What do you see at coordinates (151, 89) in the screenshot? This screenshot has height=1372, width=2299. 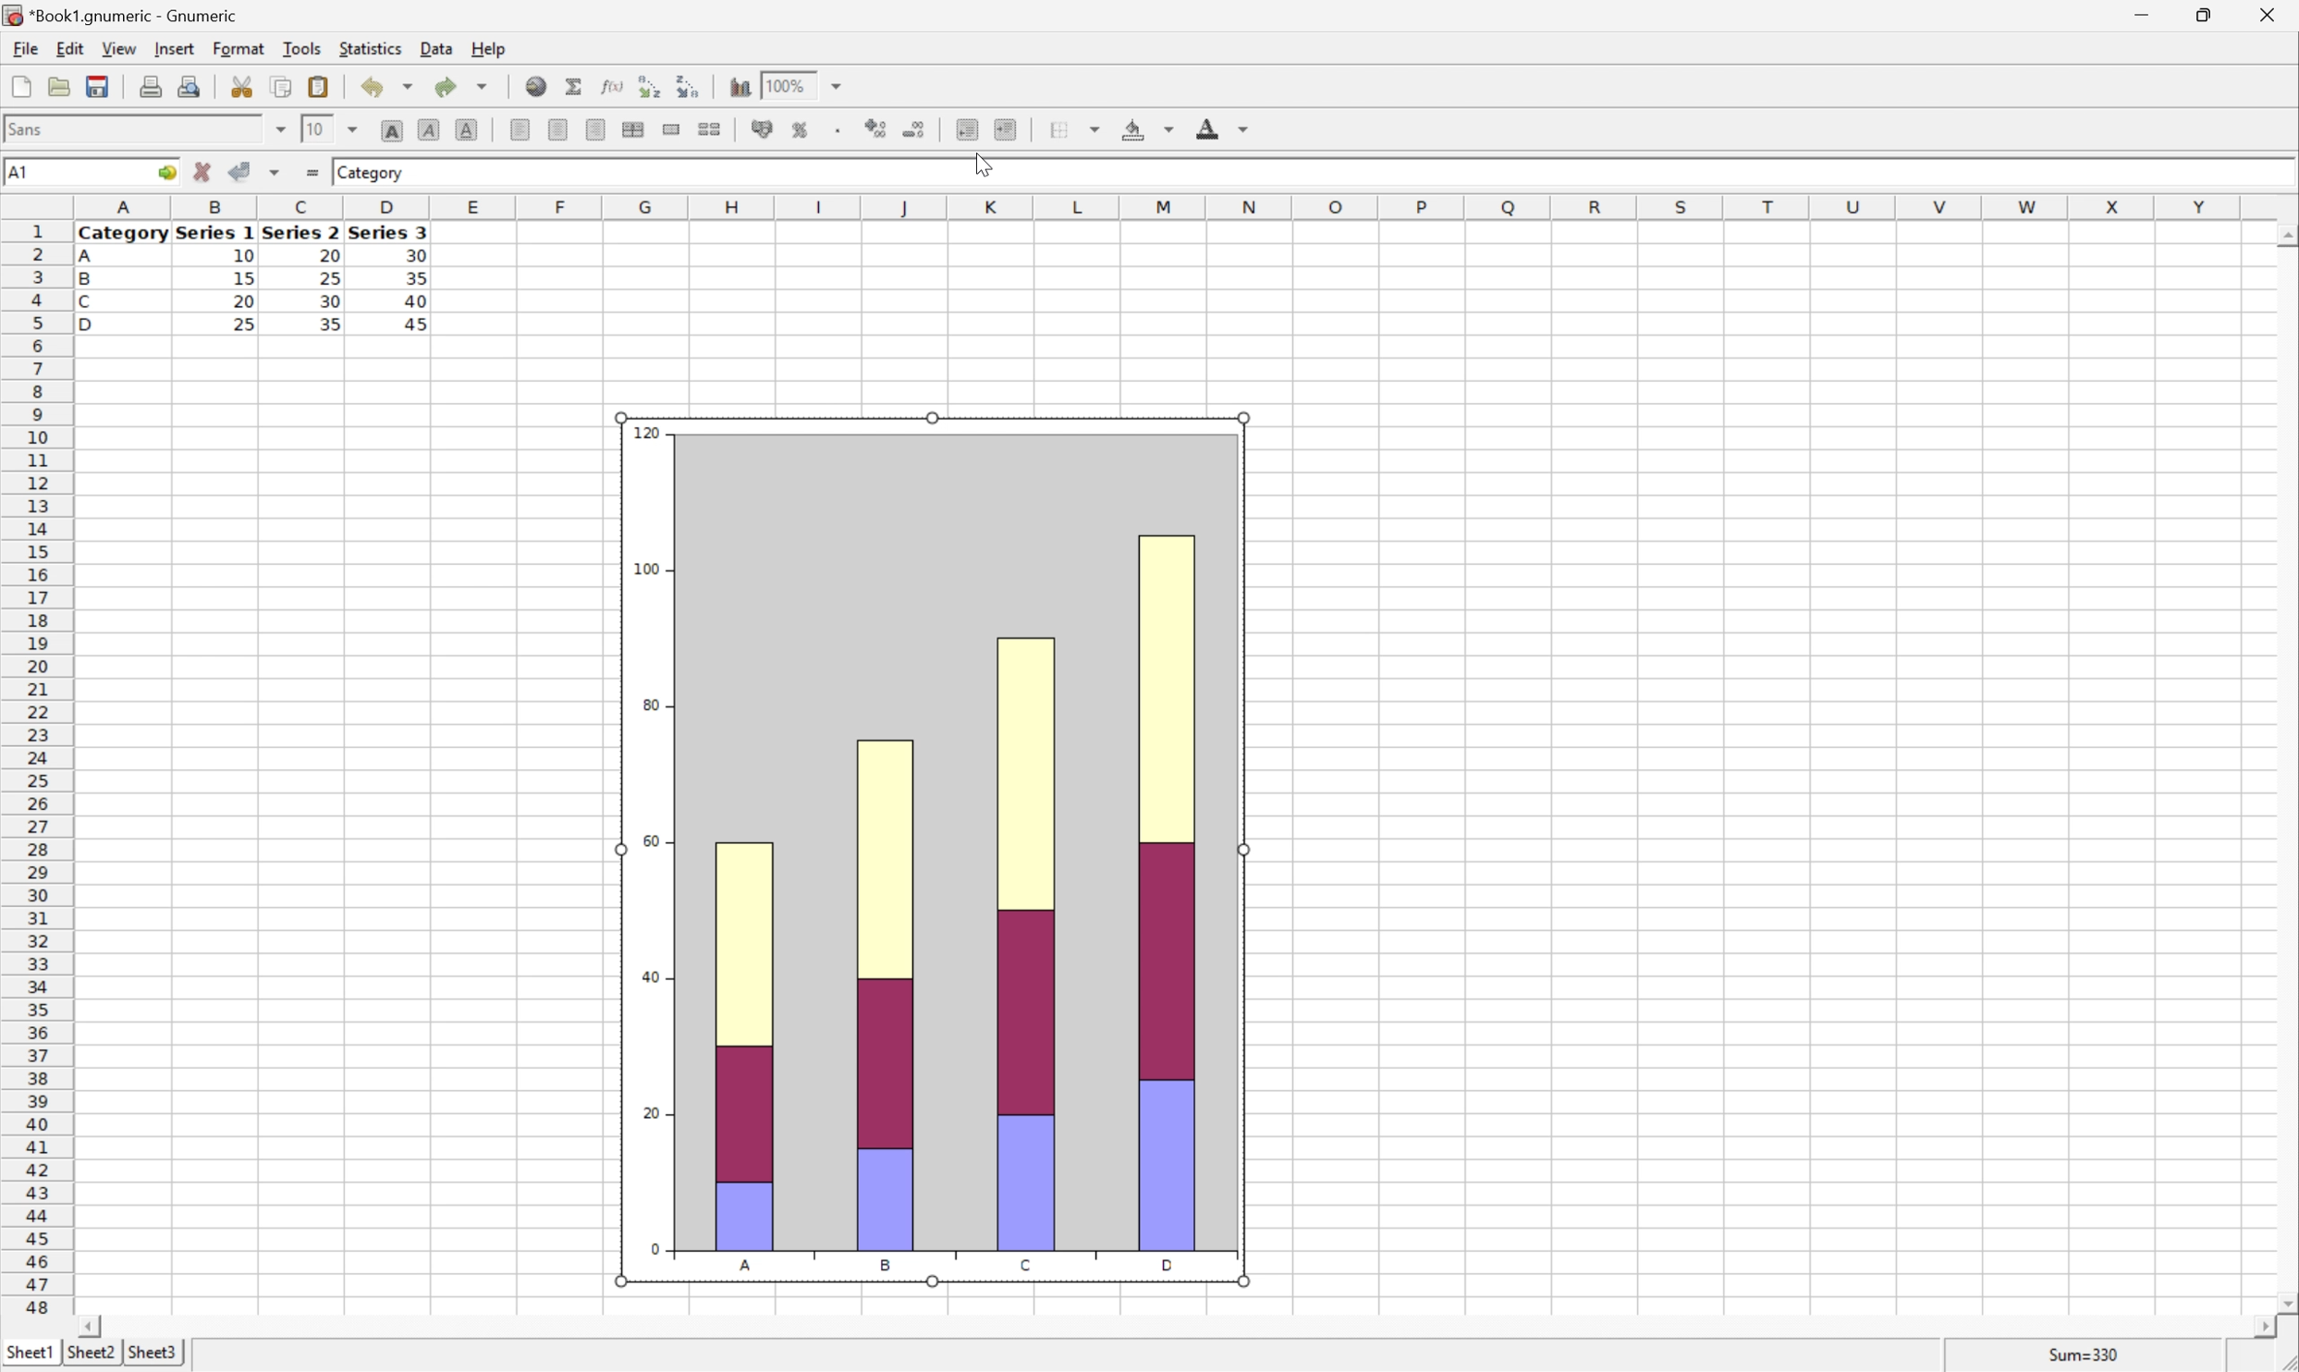 I see `Print current file` at bounding box center [151, 89].